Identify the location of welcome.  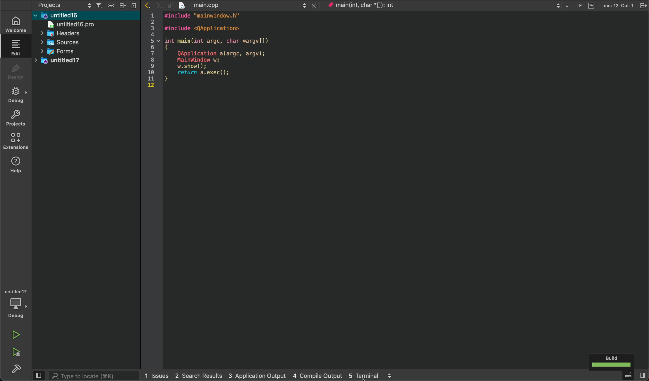
(15, 25).